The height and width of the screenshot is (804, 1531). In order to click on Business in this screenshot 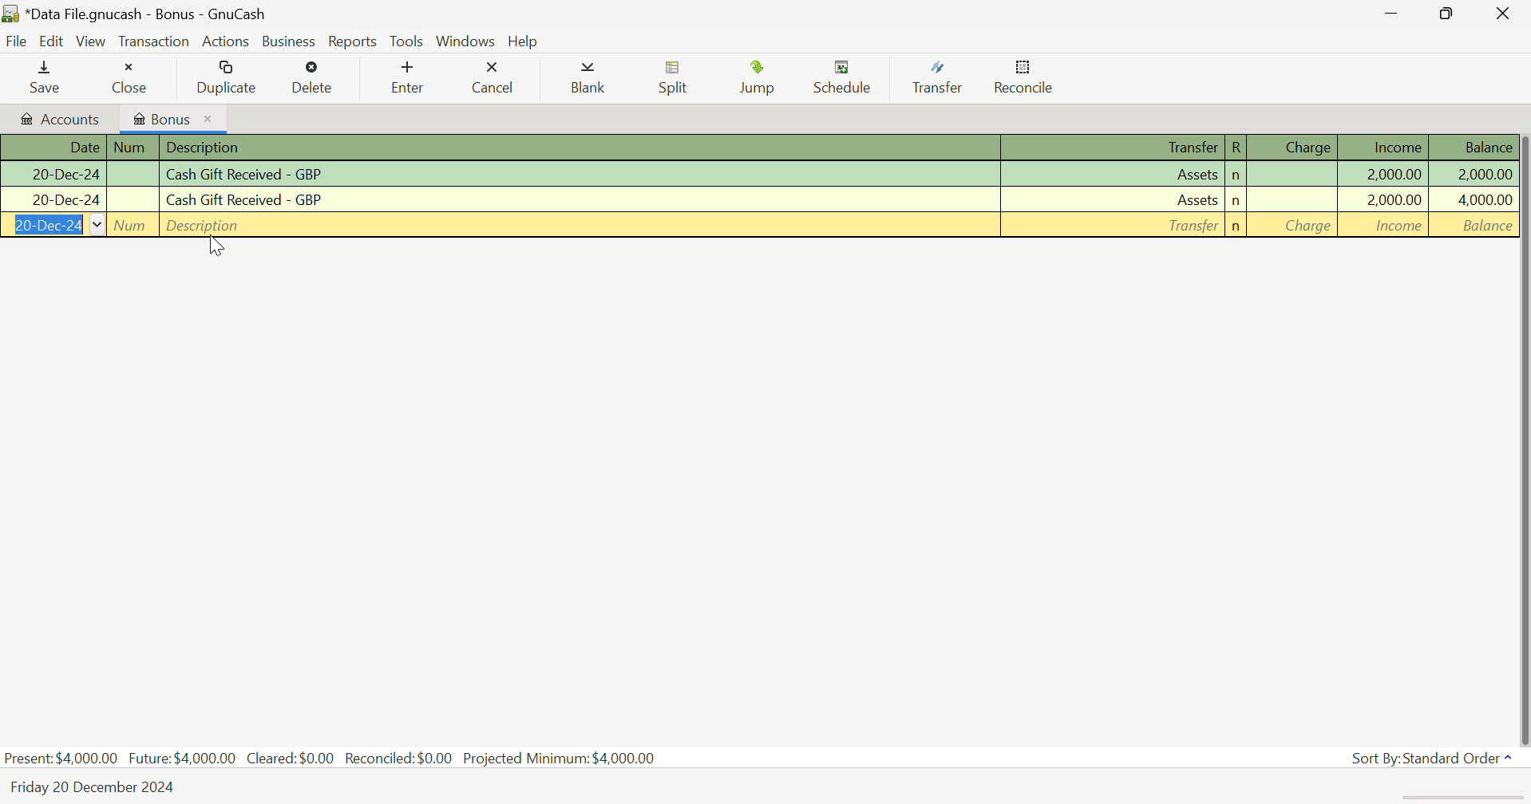, I will do `click(286, 40)`.